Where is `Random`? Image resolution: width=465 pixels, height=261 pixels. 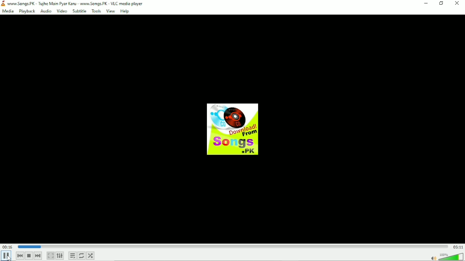 Random is located at coordinates (91, 256).